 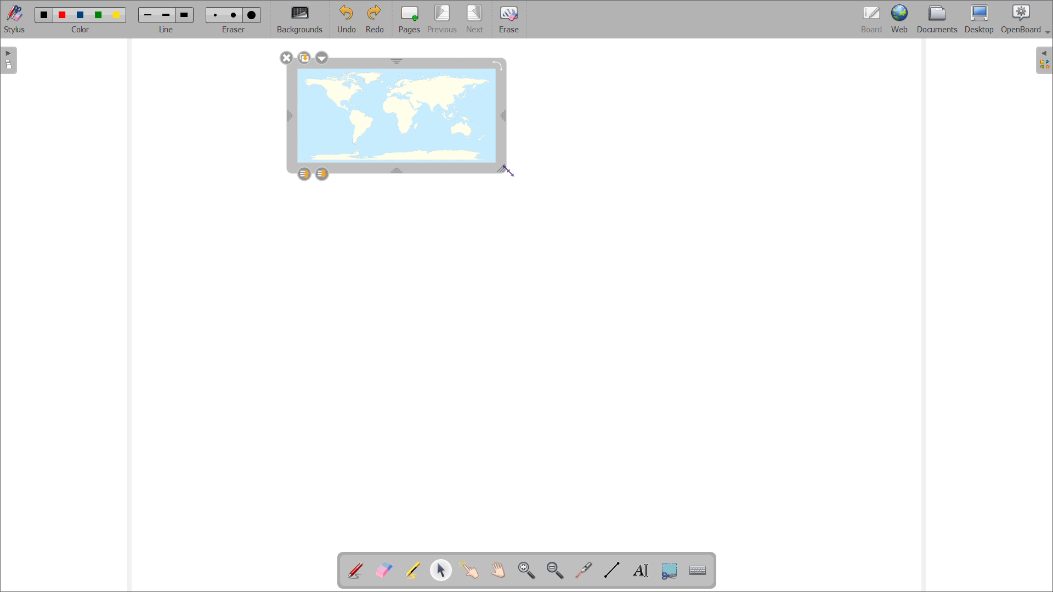 What do you see at coordinates (901, 20) in the screenshot?
I see `web` at bounding box center [901, 20].